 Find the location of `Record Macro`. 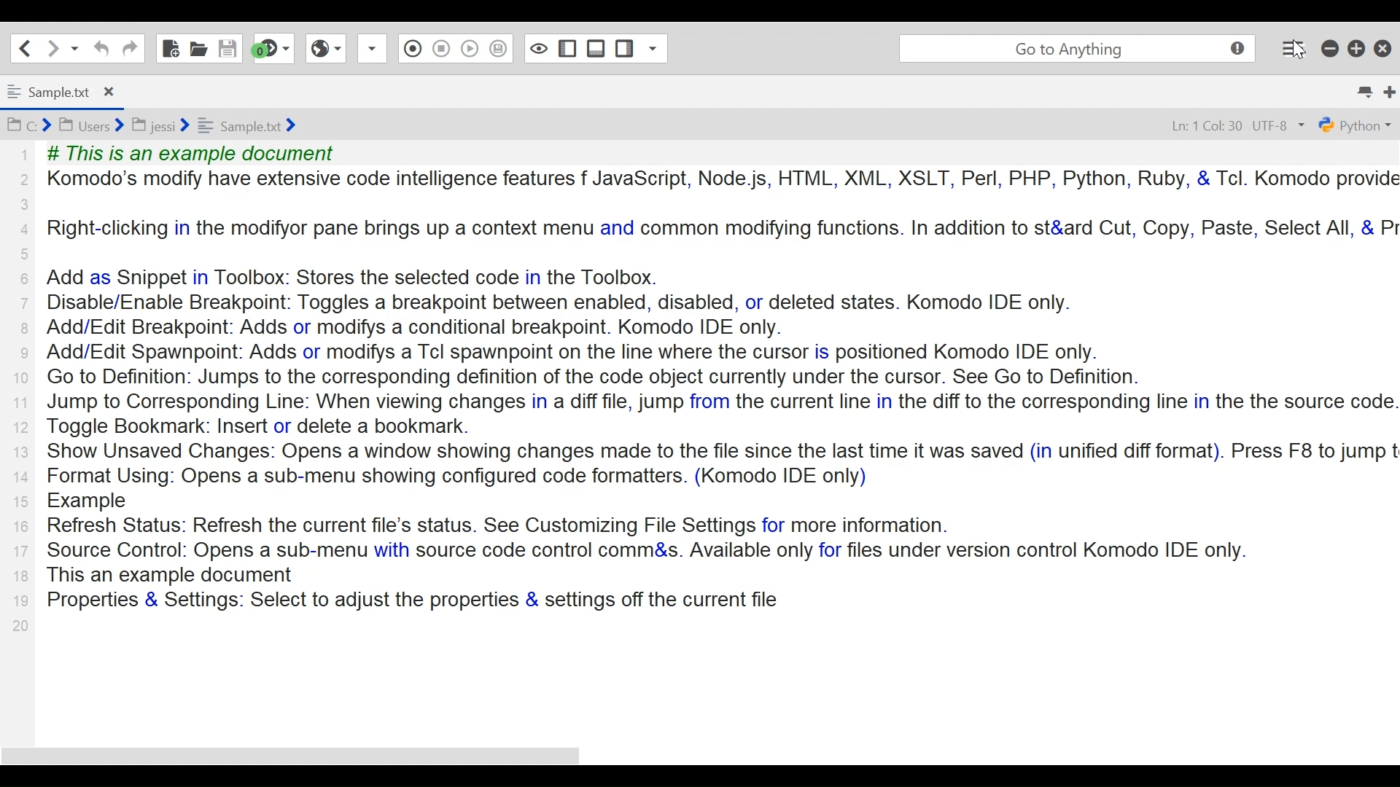

Record Macro is located at coordinates (370, 50).